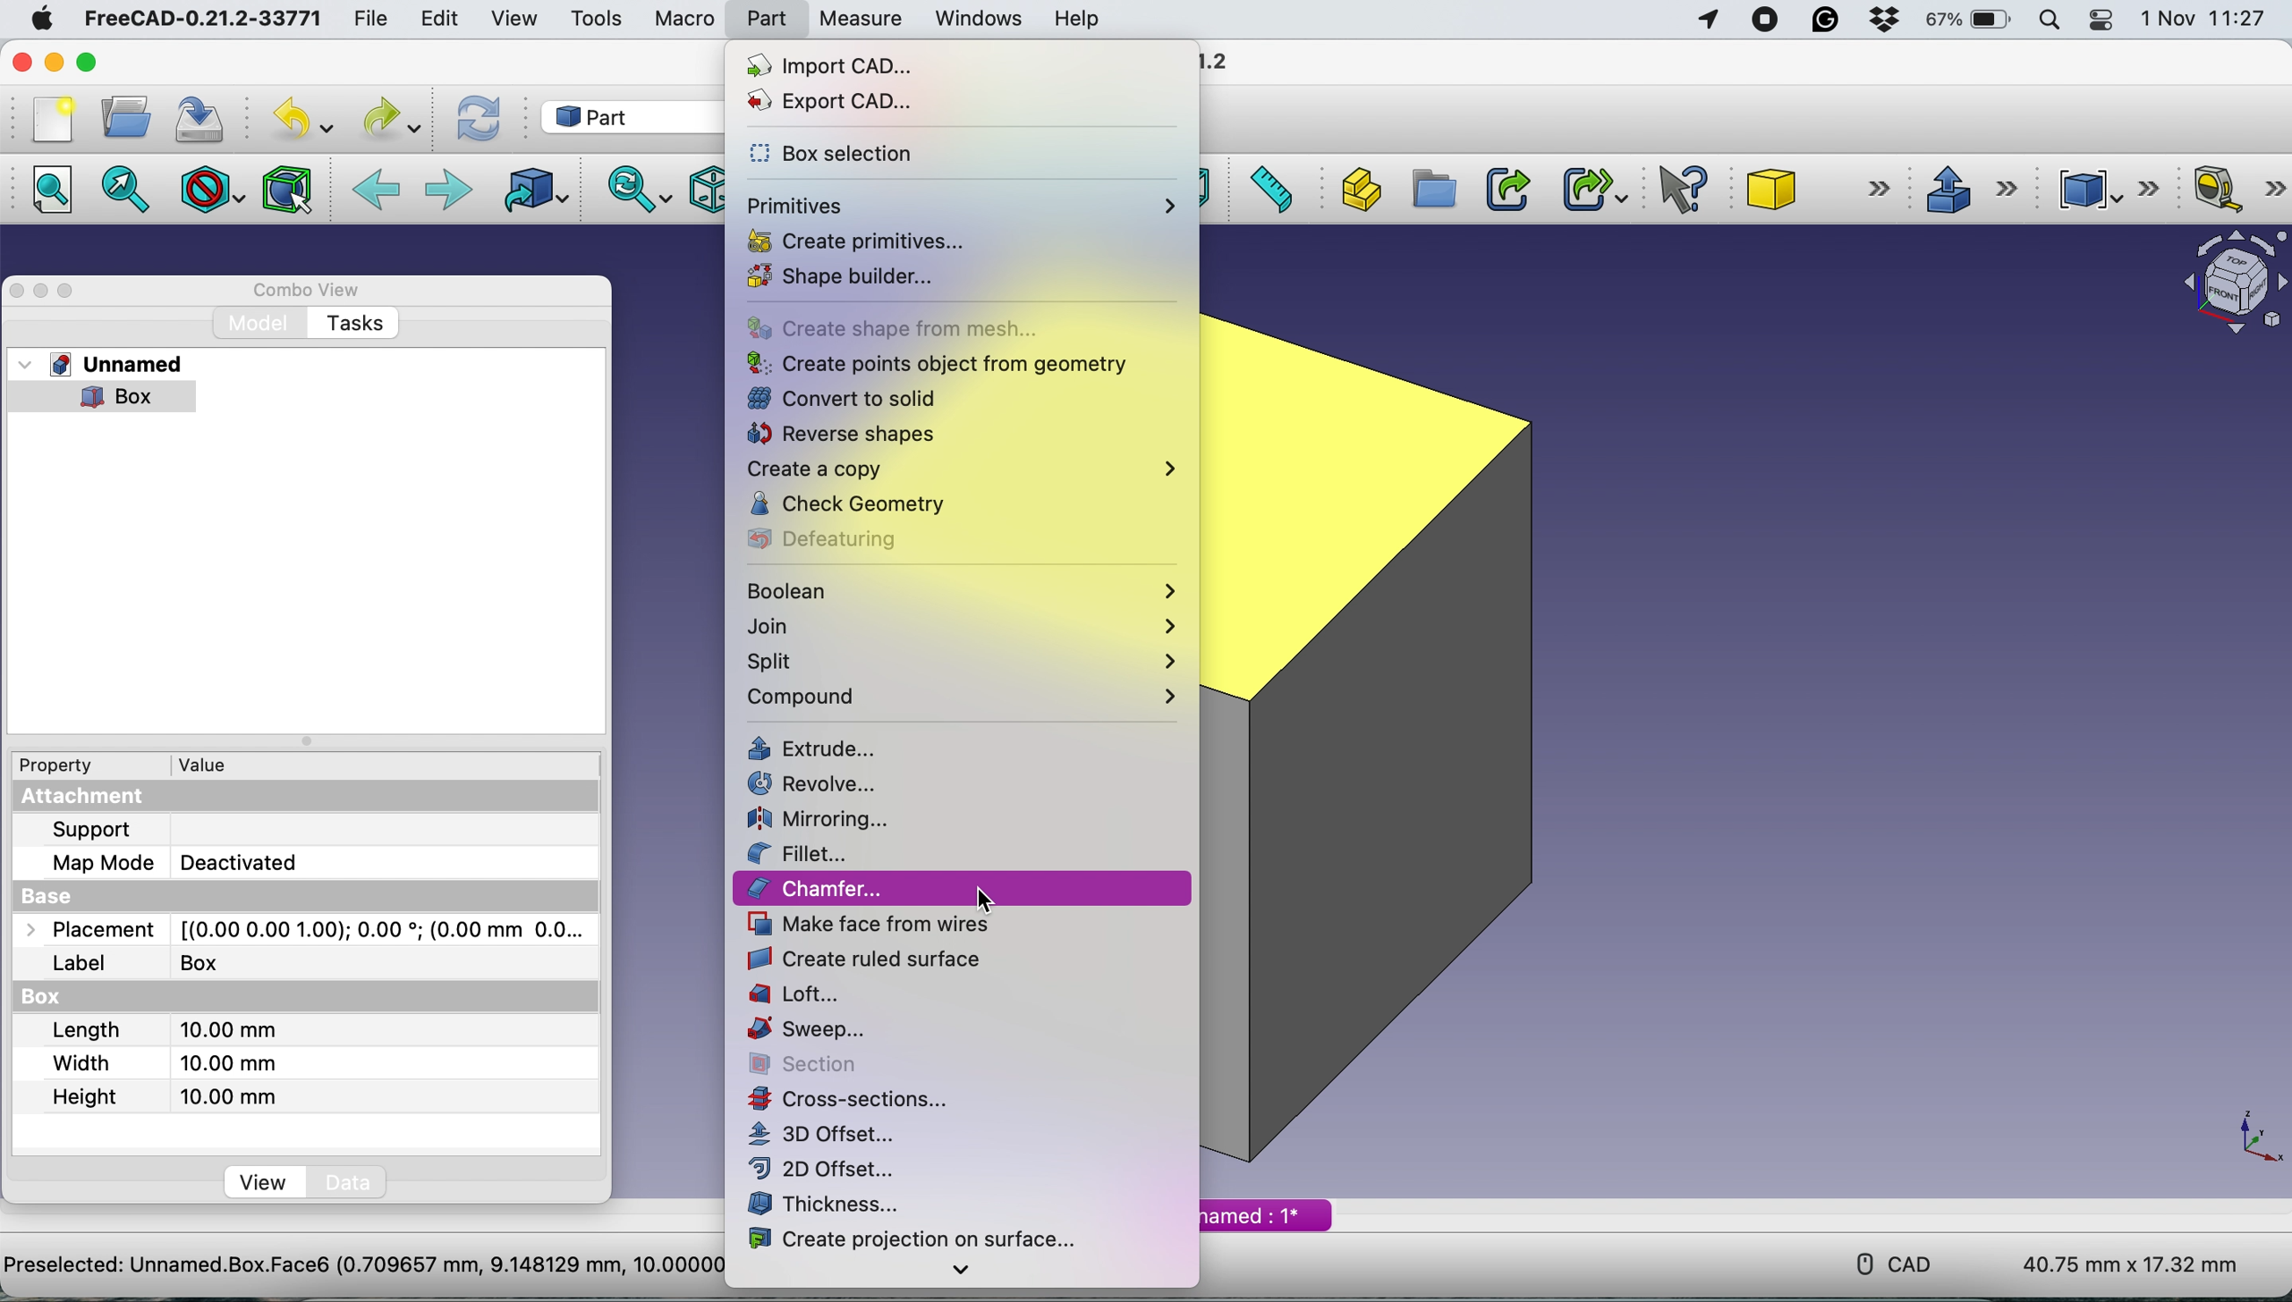 This screenshot has width=2292, height=1302. Describe the element at coordinates (445, 21) in the screenshot. I see `edit` at that location.